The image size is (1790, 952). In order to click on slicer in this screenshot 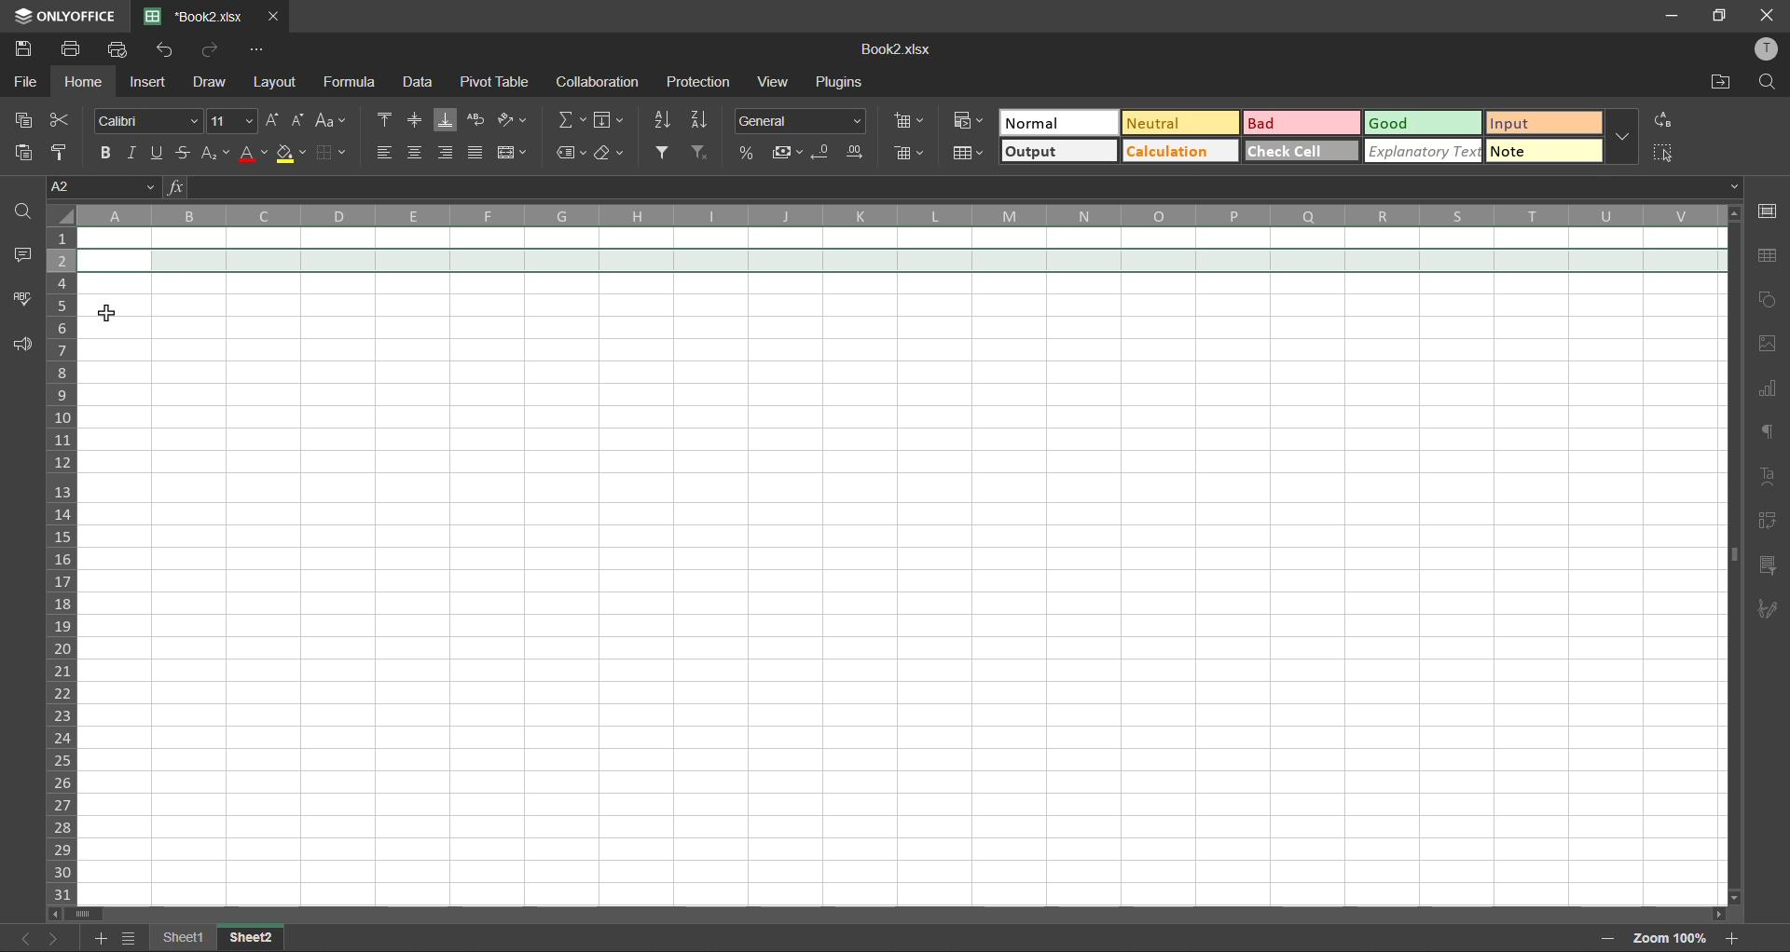, I will do `click(1768, 565)`.